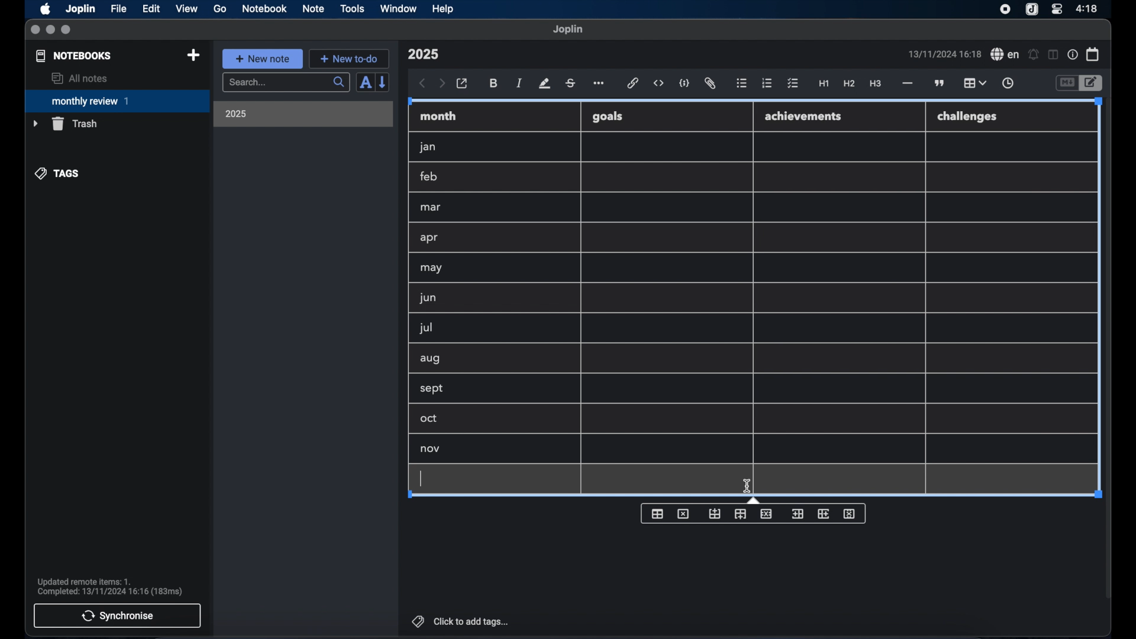 This screenshot has height=639, width=1136. What do you see at coordinates (264, 9) in the screenshot?
I see `notebook` at bounding box center [264, 9].